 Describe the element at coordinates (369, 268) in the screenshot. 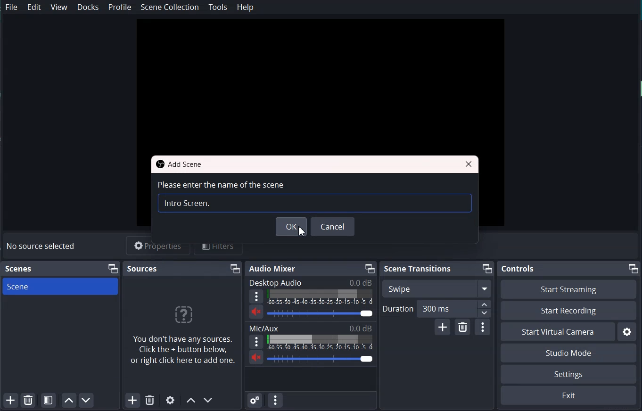

I see `Maximize` at that location.